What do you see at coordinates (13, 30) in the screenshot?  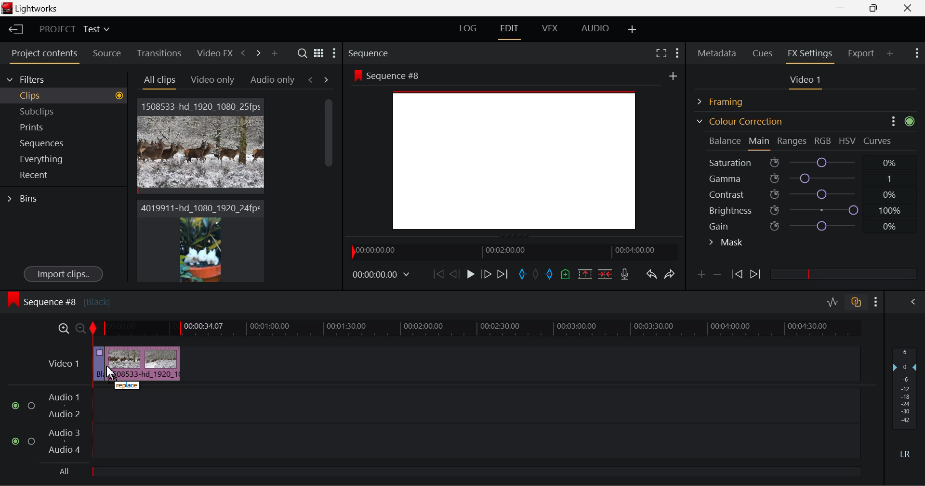 I see `Back to Homepage` at bounding box center [13, 30].